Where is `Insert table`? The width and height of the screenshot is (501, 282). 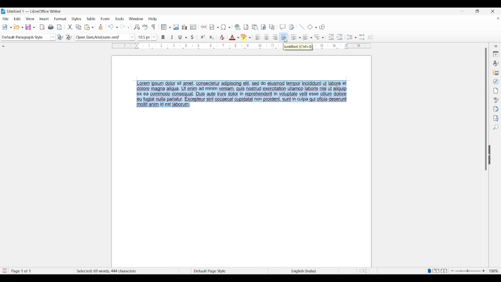
Insert table is located at coordinates (166, 27).